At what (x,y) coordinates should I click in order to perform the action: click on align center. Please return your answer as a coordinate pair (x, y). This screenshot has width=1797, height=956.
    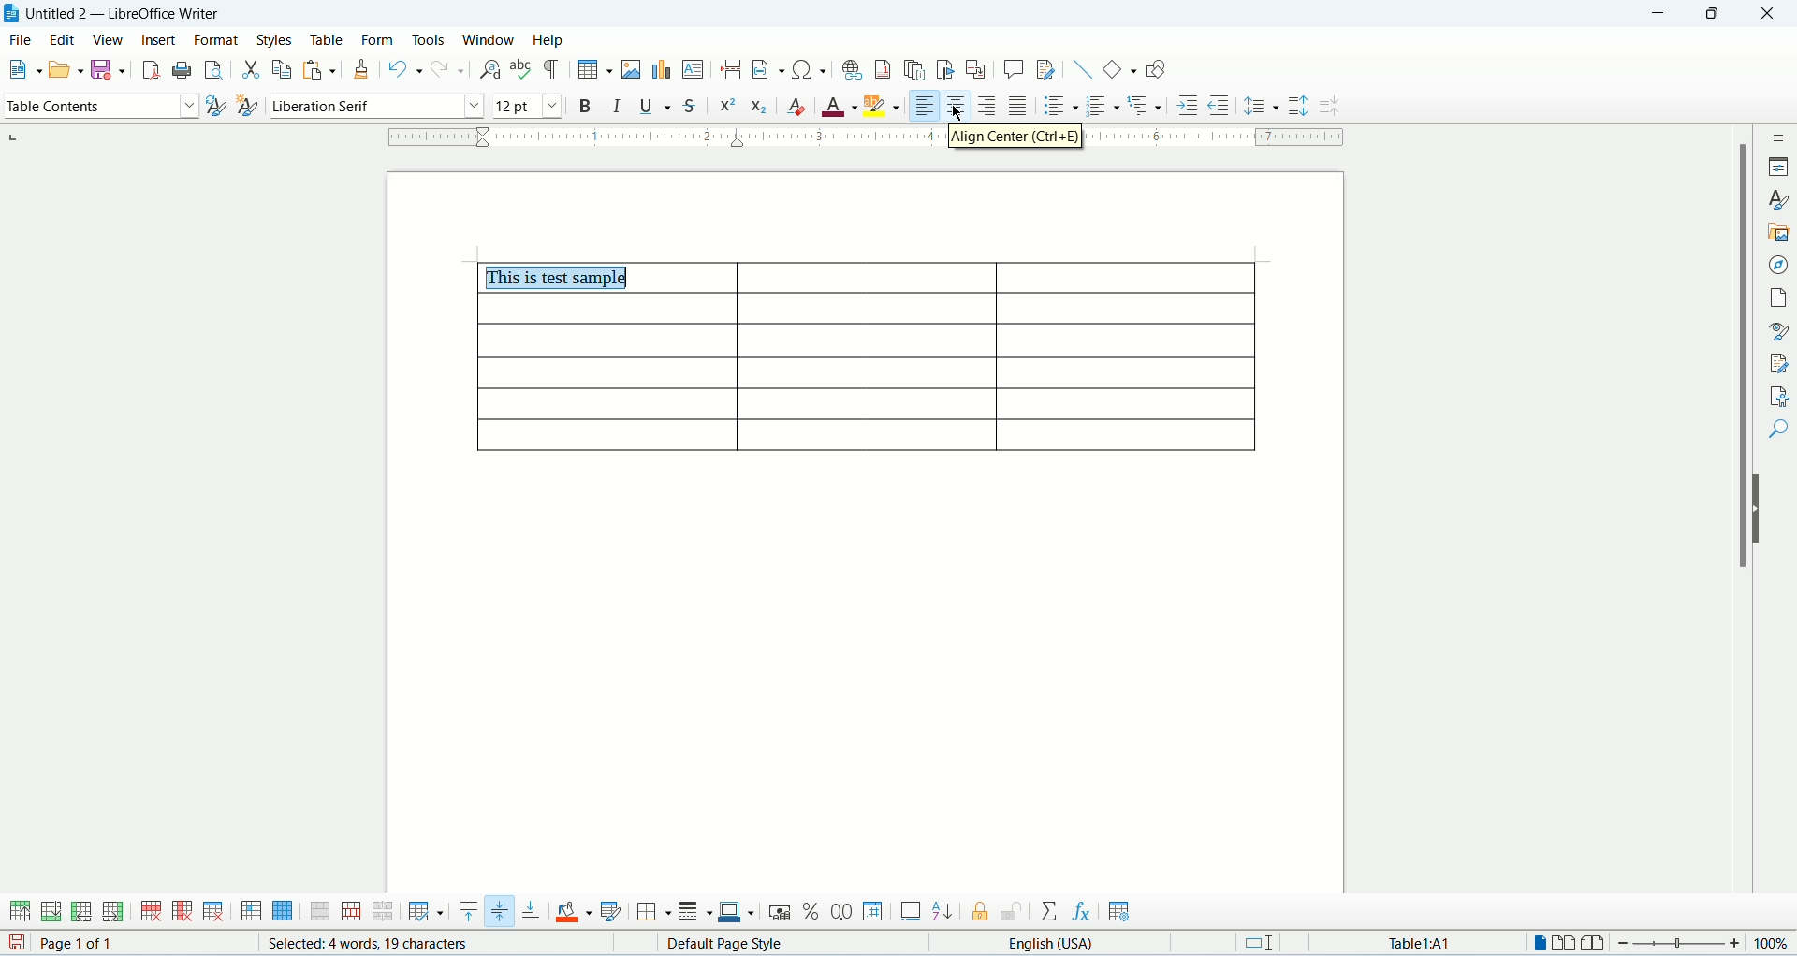
    Looking at the image, I should click on (1018, 137).